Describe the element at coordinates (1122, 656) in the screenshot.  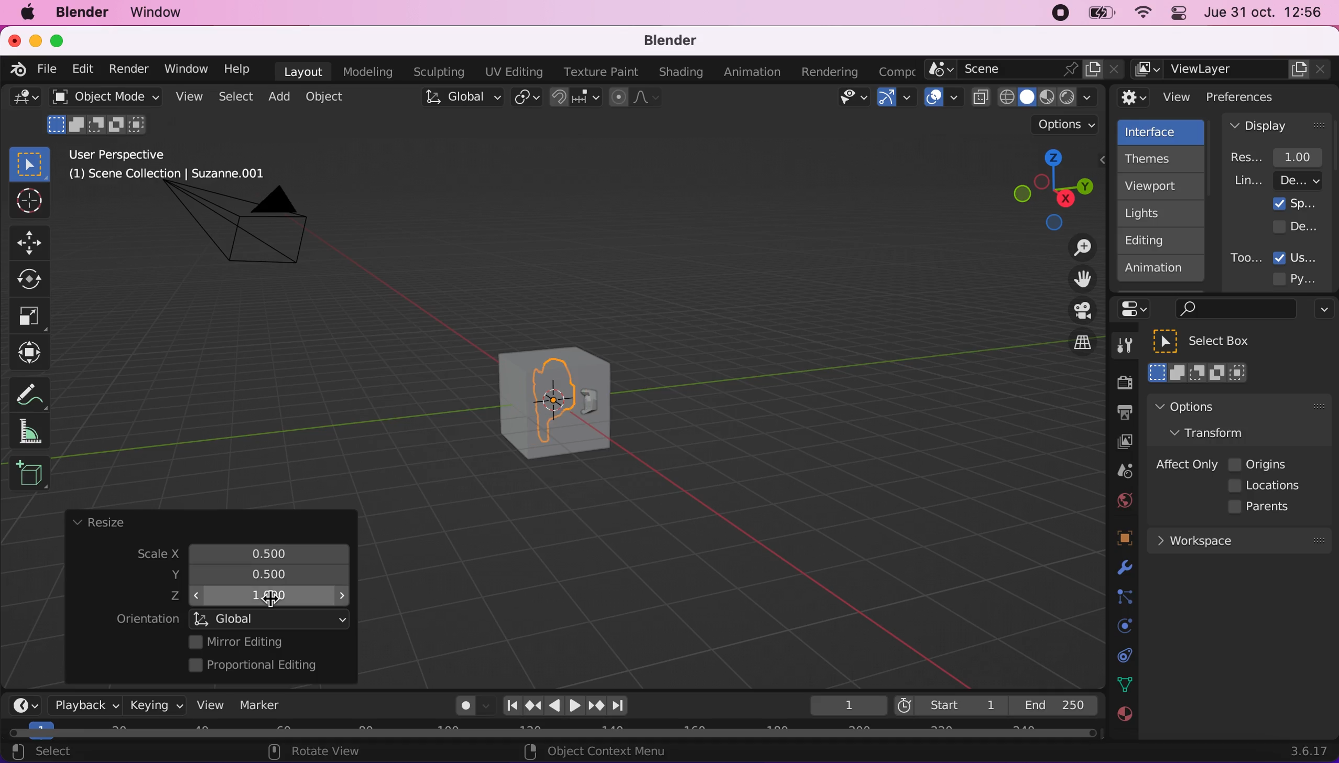
I see `collection` at that location.